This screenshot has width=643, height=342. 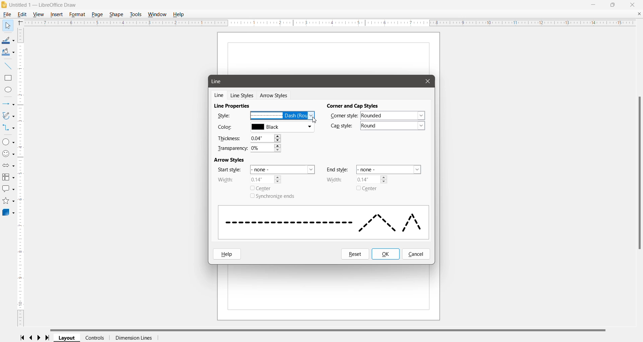 What do you see at coordinates (48, 338) in the screenshot?
I see `Scroll to last page` at bounding box center [48, 338].